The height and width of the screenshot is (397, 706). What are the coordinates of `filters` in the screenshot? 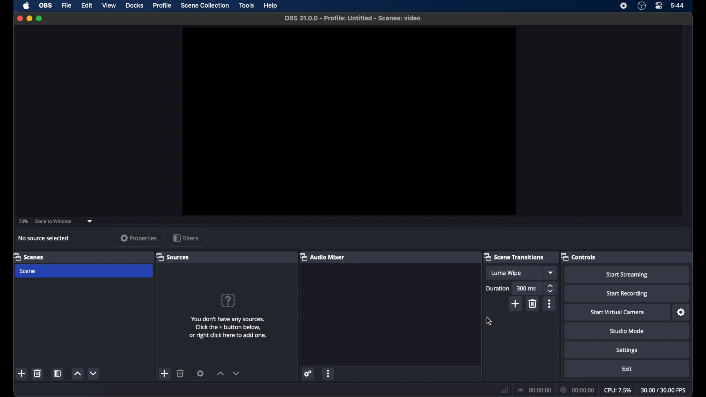 It's located at (186, 238).